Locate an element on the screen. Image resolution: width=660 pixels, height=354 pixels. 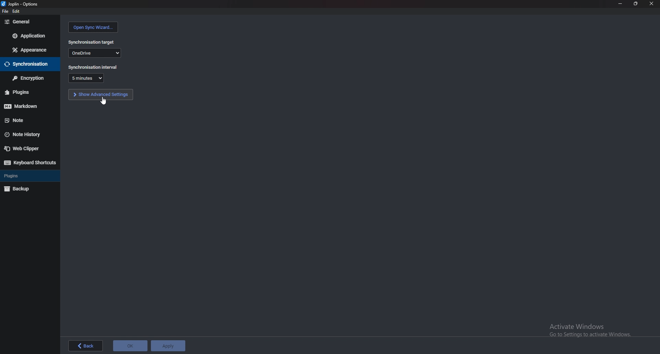
show advanced settings is located at coordinates (101, 95).